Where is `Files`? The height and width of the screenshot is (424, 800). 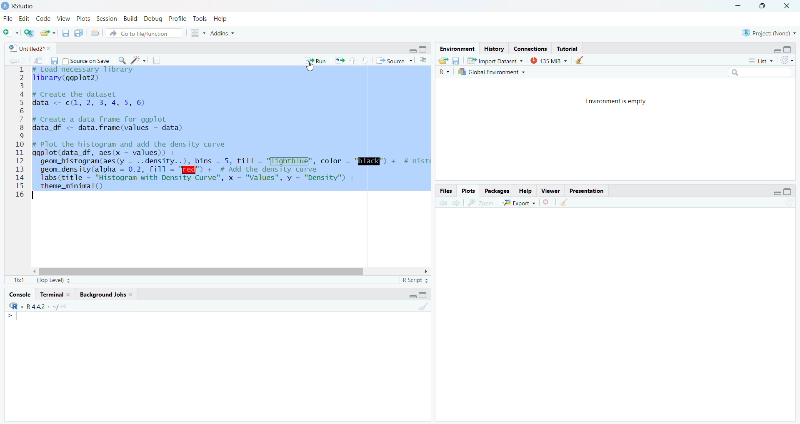 Files is located at coordinates (446, 191).